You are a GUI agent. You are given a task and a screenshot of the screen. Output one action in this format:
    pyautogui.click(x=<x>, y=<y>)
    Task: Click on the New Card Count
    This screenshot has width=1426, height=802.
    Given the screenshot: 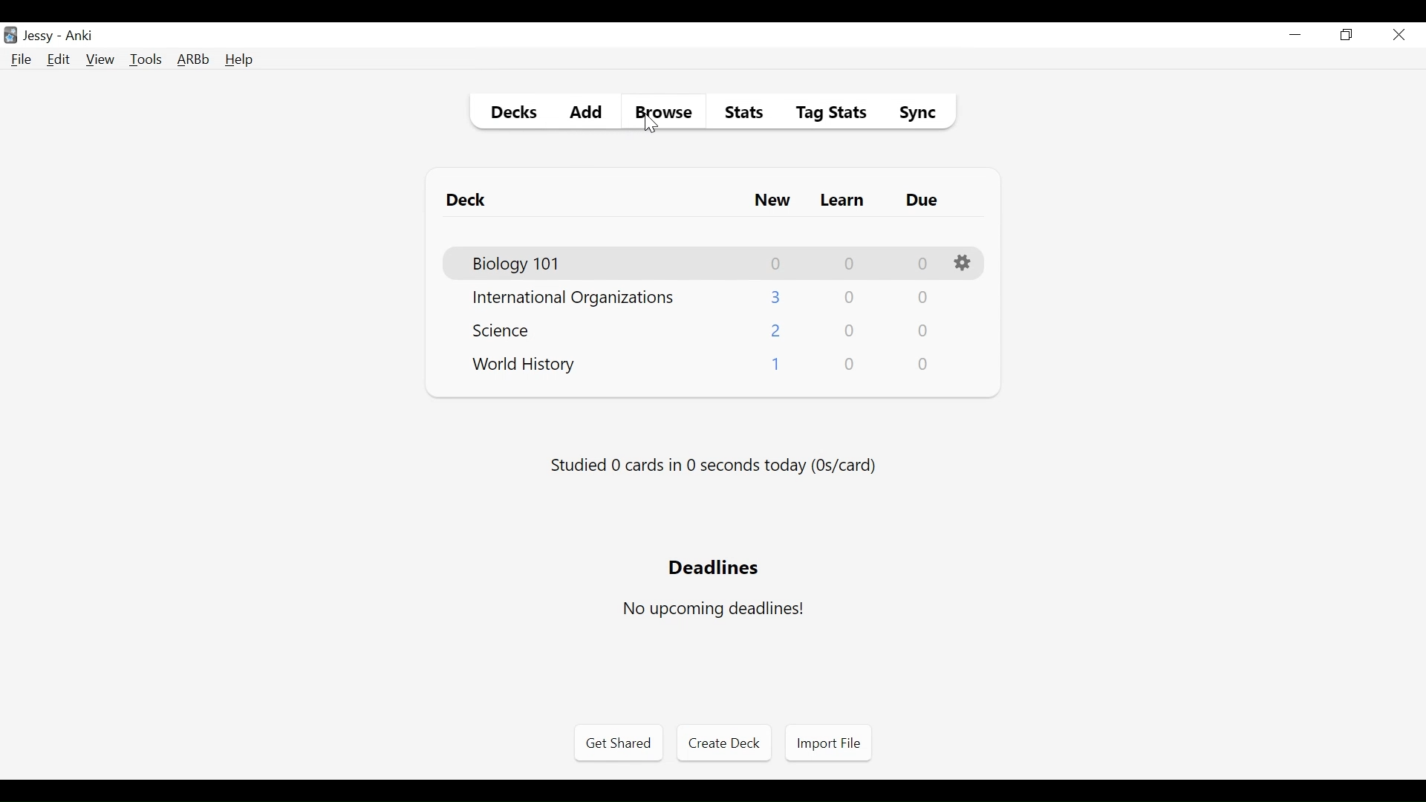 What is the action you would take?
    pyautogui.click(x=777, y=297)
    